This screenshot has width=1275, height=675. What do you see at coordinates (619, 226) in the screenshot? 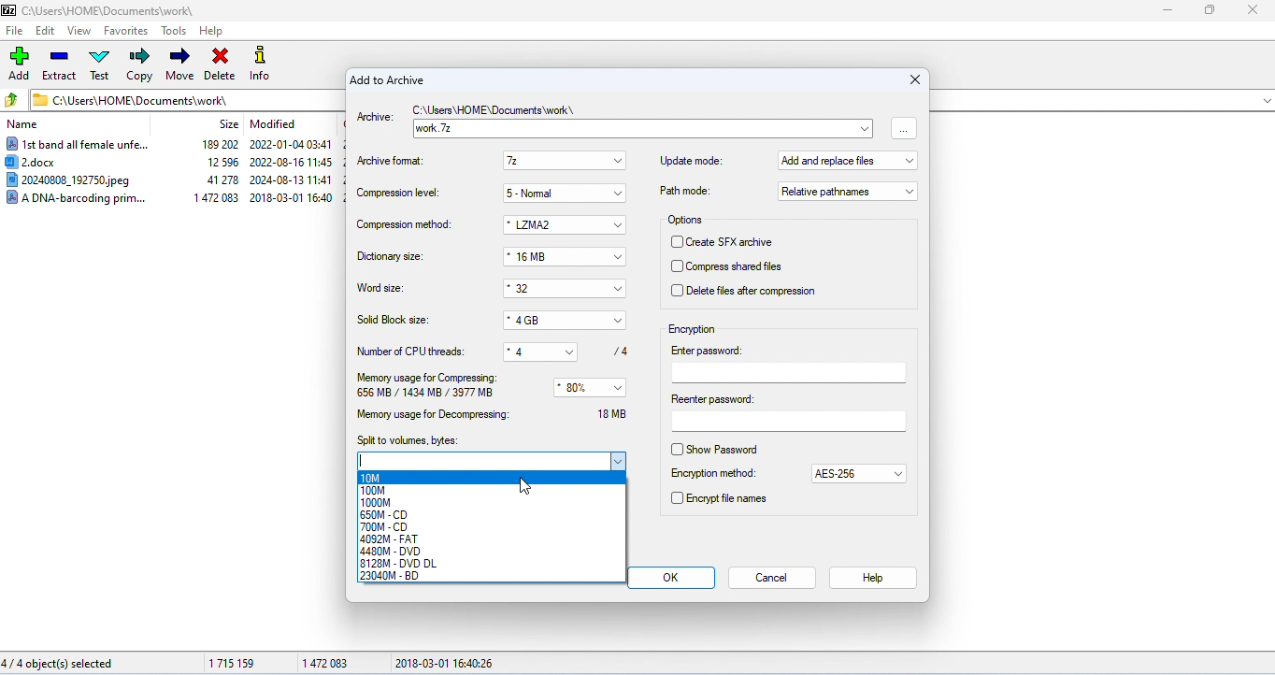
I see `drop down` at bounding box center [619, 226].